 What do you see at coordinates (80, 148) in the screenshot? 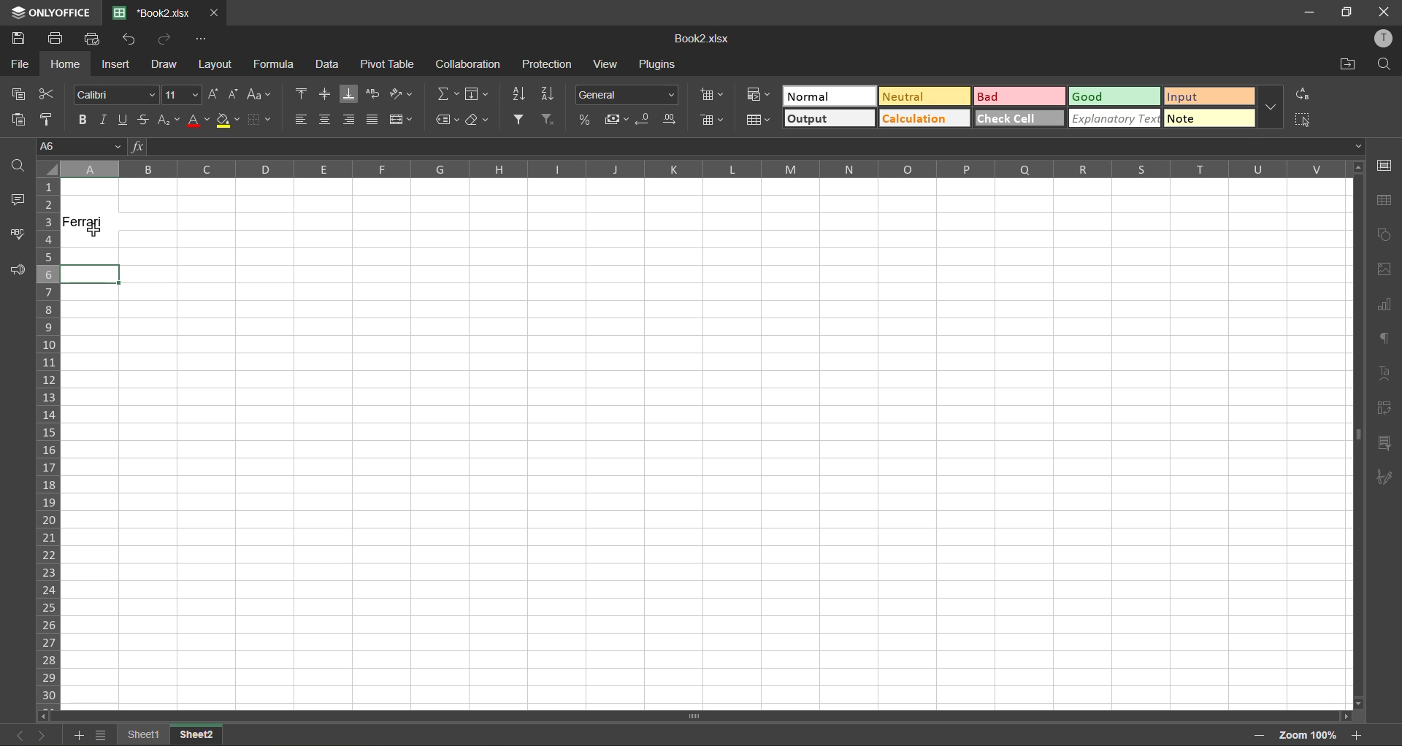
I see `cell address` at bounding box center [80, 148].